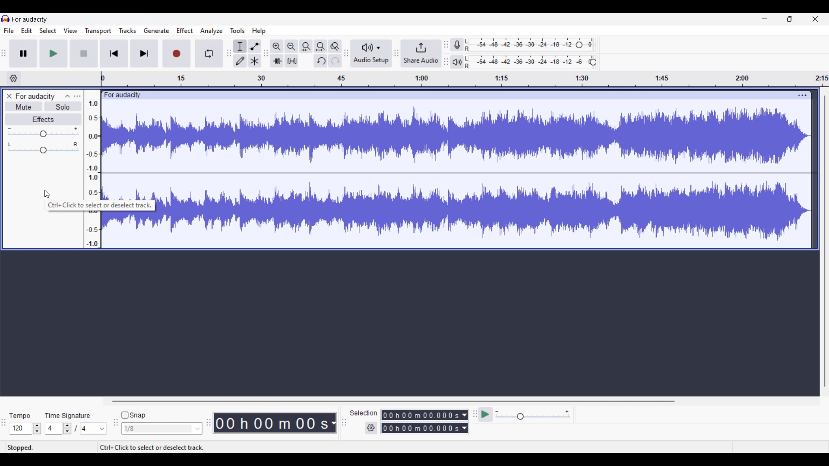  I want to click on Pause, so click(24, 54).